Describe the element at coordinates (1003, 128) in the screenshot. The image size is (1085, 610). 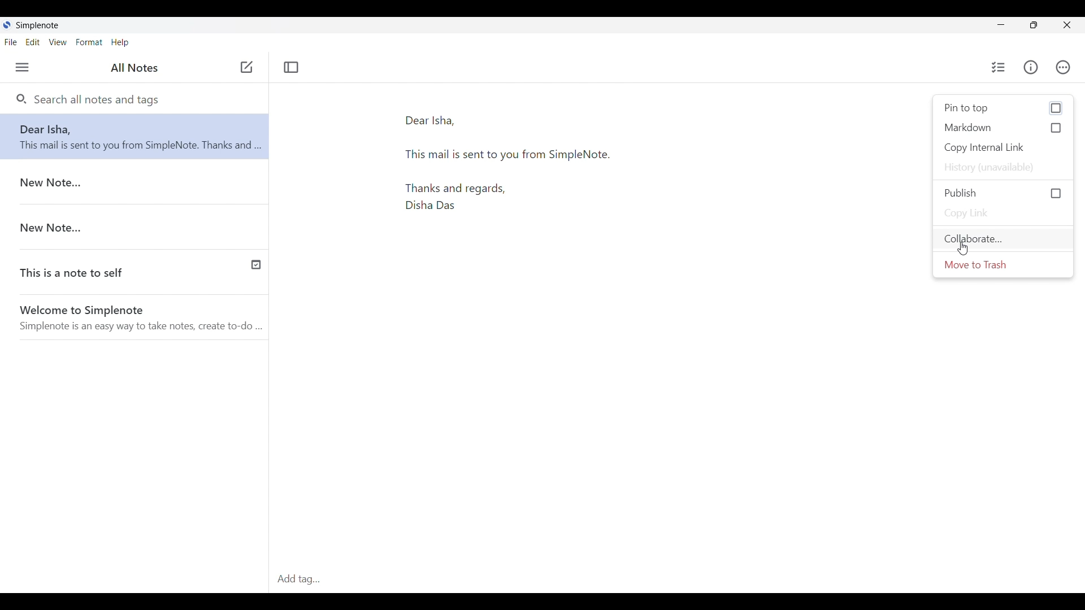
I see `Markdown` at that location.